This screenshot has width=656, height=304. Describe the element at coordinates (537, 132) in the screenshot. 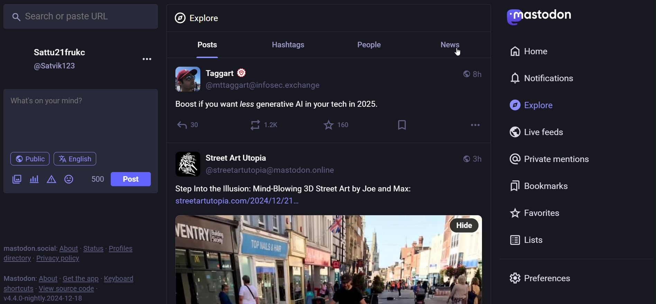

I see `live feed` at that location.